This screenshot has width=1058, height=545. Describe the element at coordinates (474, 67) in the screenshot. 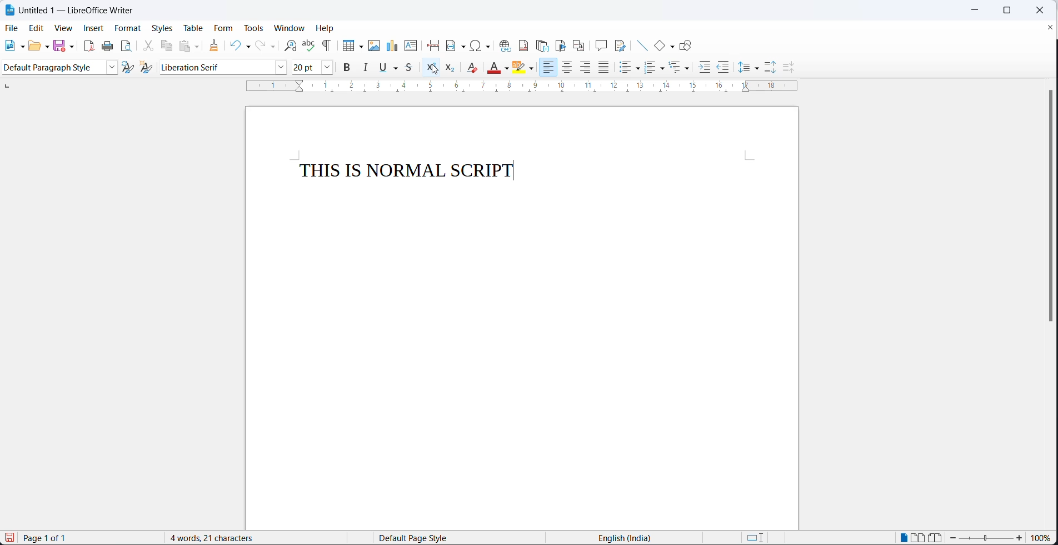

I see `clear direct formatting ` at that location.